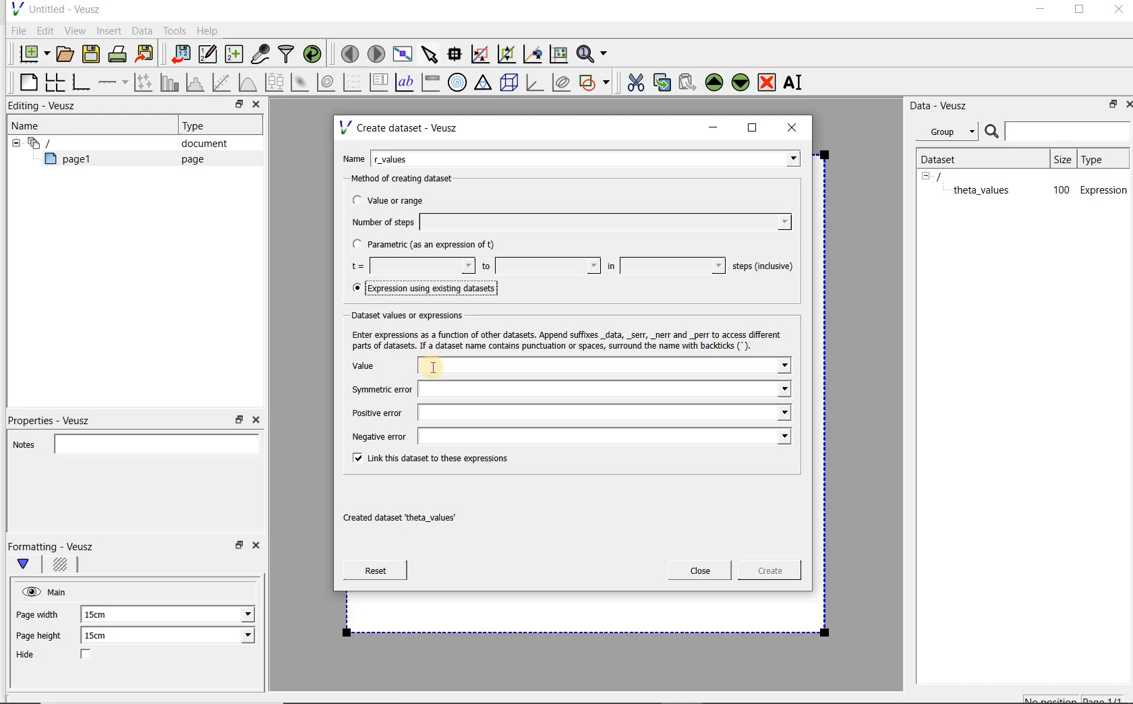 The height and width of the screenshot is (704, 1133). I want to click on Fit a function to data, so click(223, 82).